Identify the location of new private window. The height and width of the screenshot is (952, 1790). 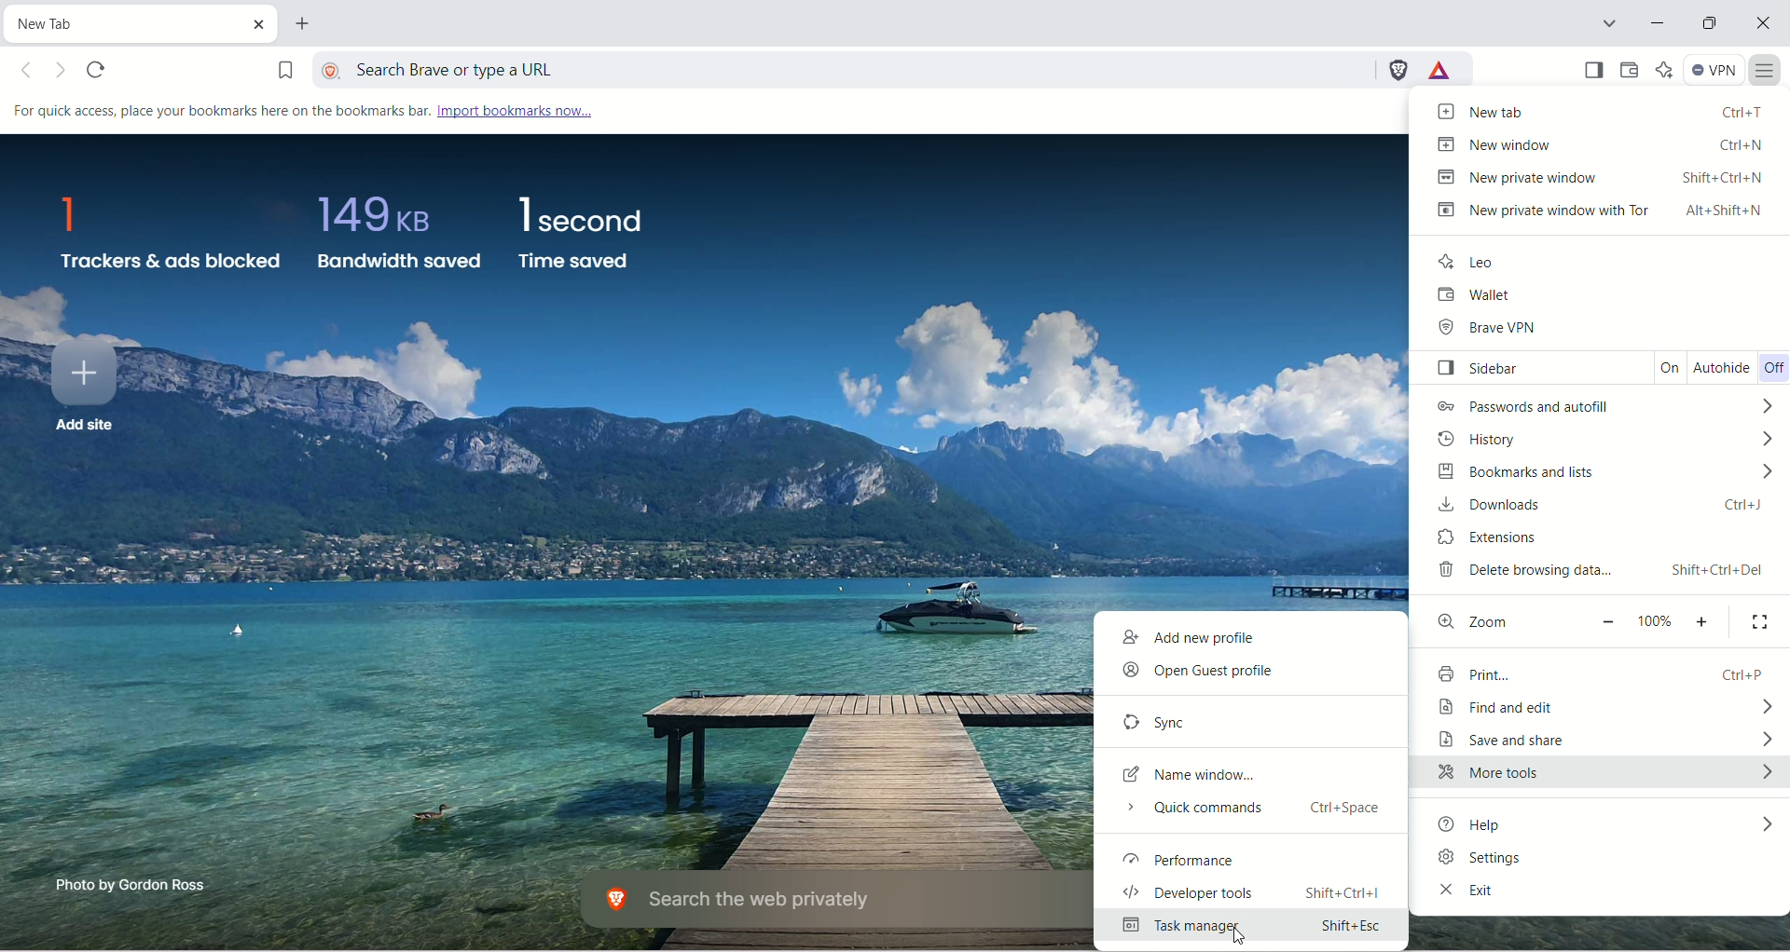
(1593, 174).